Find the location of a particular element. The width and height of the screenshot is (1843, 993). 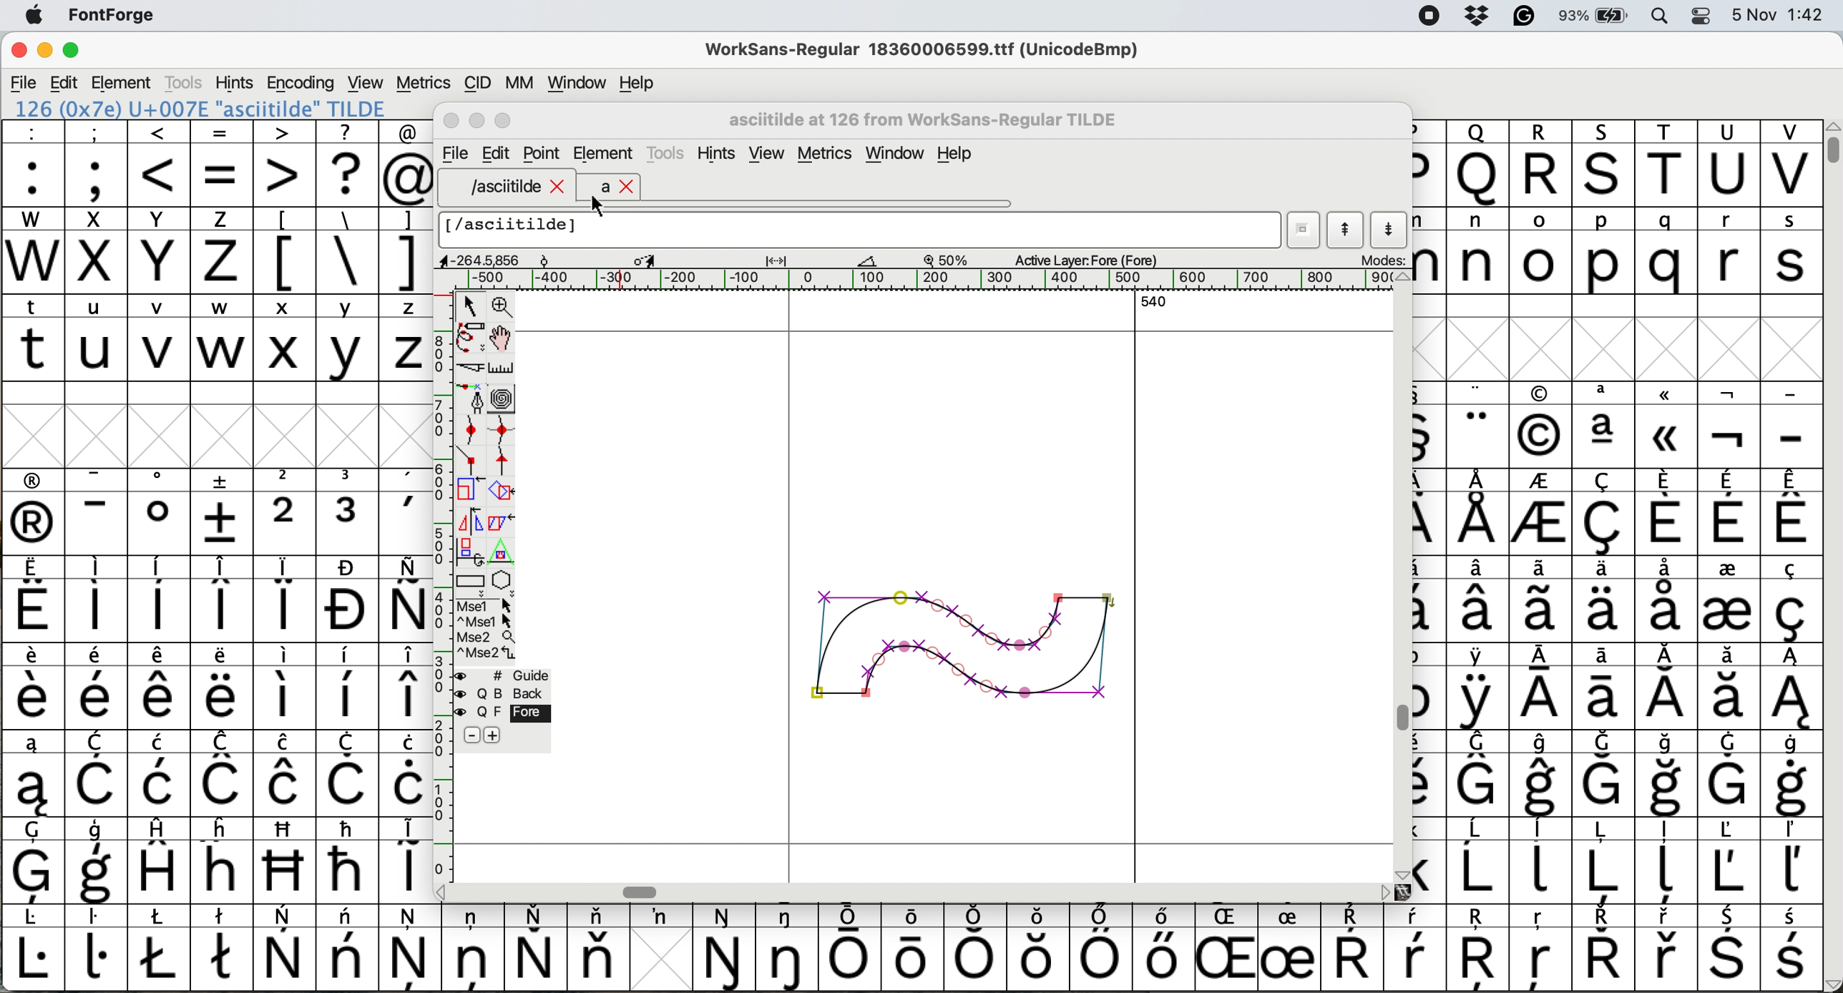

symbol is located at coordinates (1791, 687).